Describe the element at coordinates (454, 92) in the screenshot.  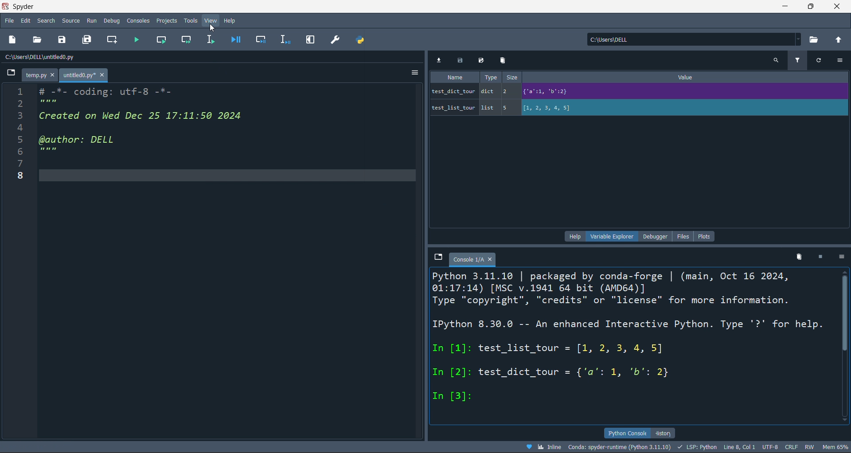
I see `variable` at that location.